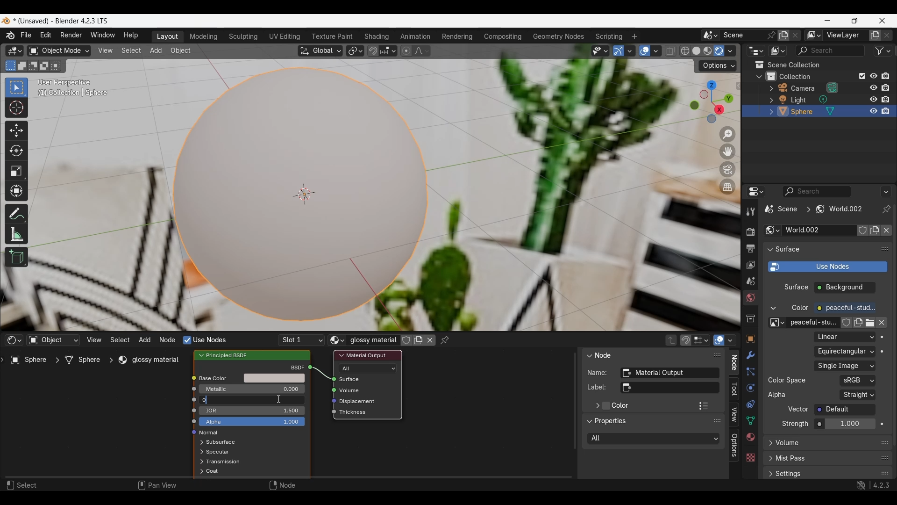 The image size is (897, 505). Describe the element at coordinates (366, 355) in the screenshot. I see `material output` at that location.